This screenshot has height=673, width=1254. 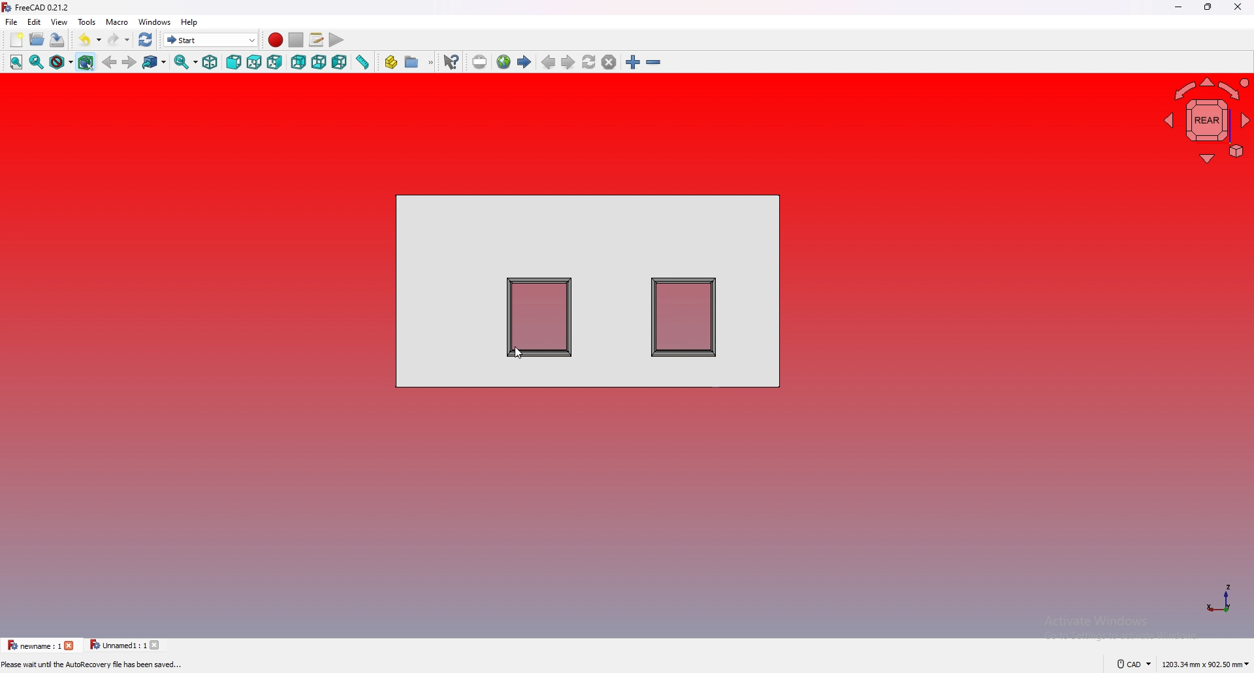 What do you see at coordinates (548, 62) in the screenshot?
I see `previous page` at bounding box center [548, 62].